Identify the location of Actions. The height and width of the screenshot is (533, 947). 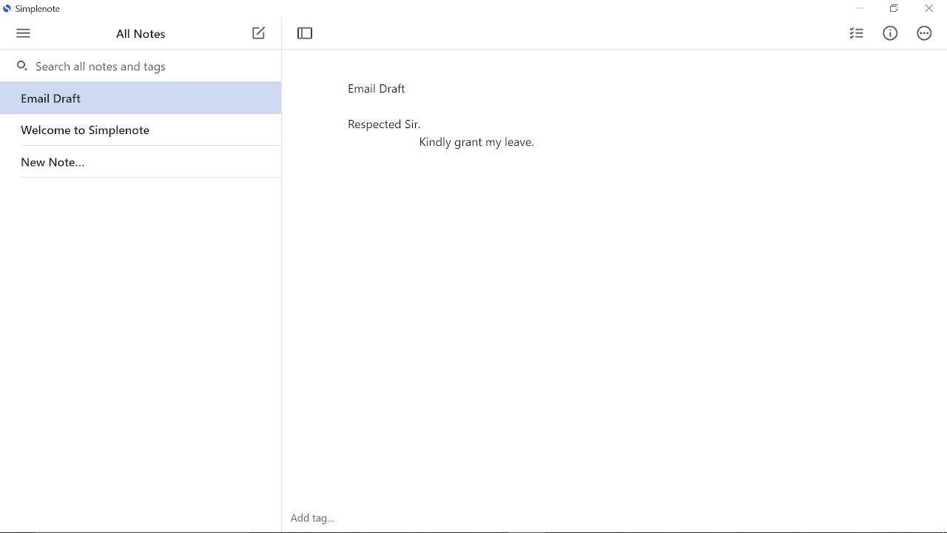
(923, 34).